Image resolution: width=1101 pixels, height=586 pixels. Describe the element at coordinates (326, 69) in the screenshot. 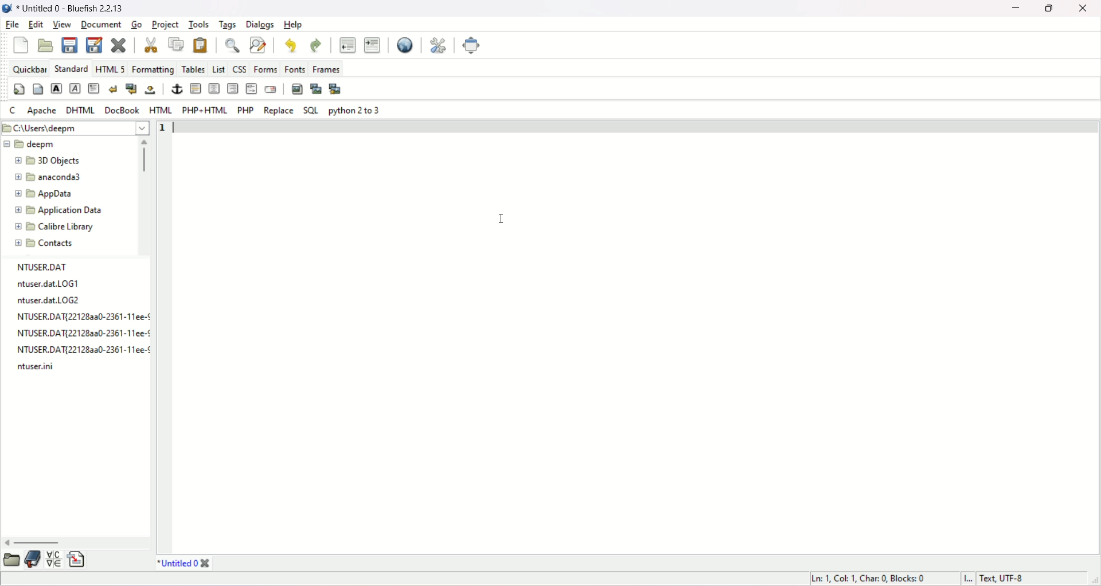

I see `frames` at that location.